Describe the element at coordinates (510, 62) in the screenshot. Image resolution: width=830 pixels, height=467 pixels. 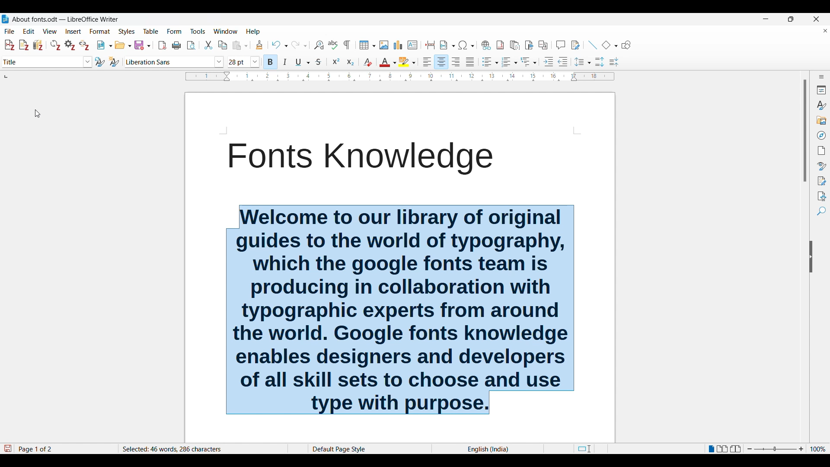
I see `Toggle ordered list` at that location.